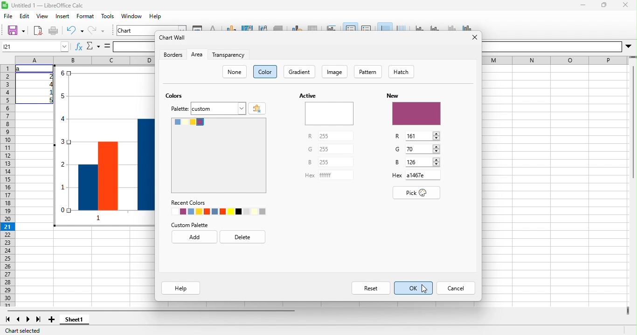 This screenshot has height=335, width=637. I want to click on view, so click(42, 16).